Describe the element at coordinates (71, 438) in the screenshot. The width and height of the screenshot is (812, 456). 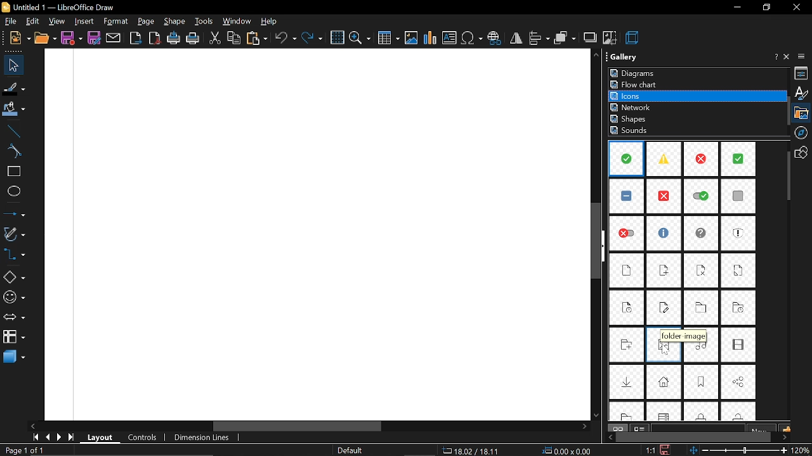
I see `go to last page` at that location.